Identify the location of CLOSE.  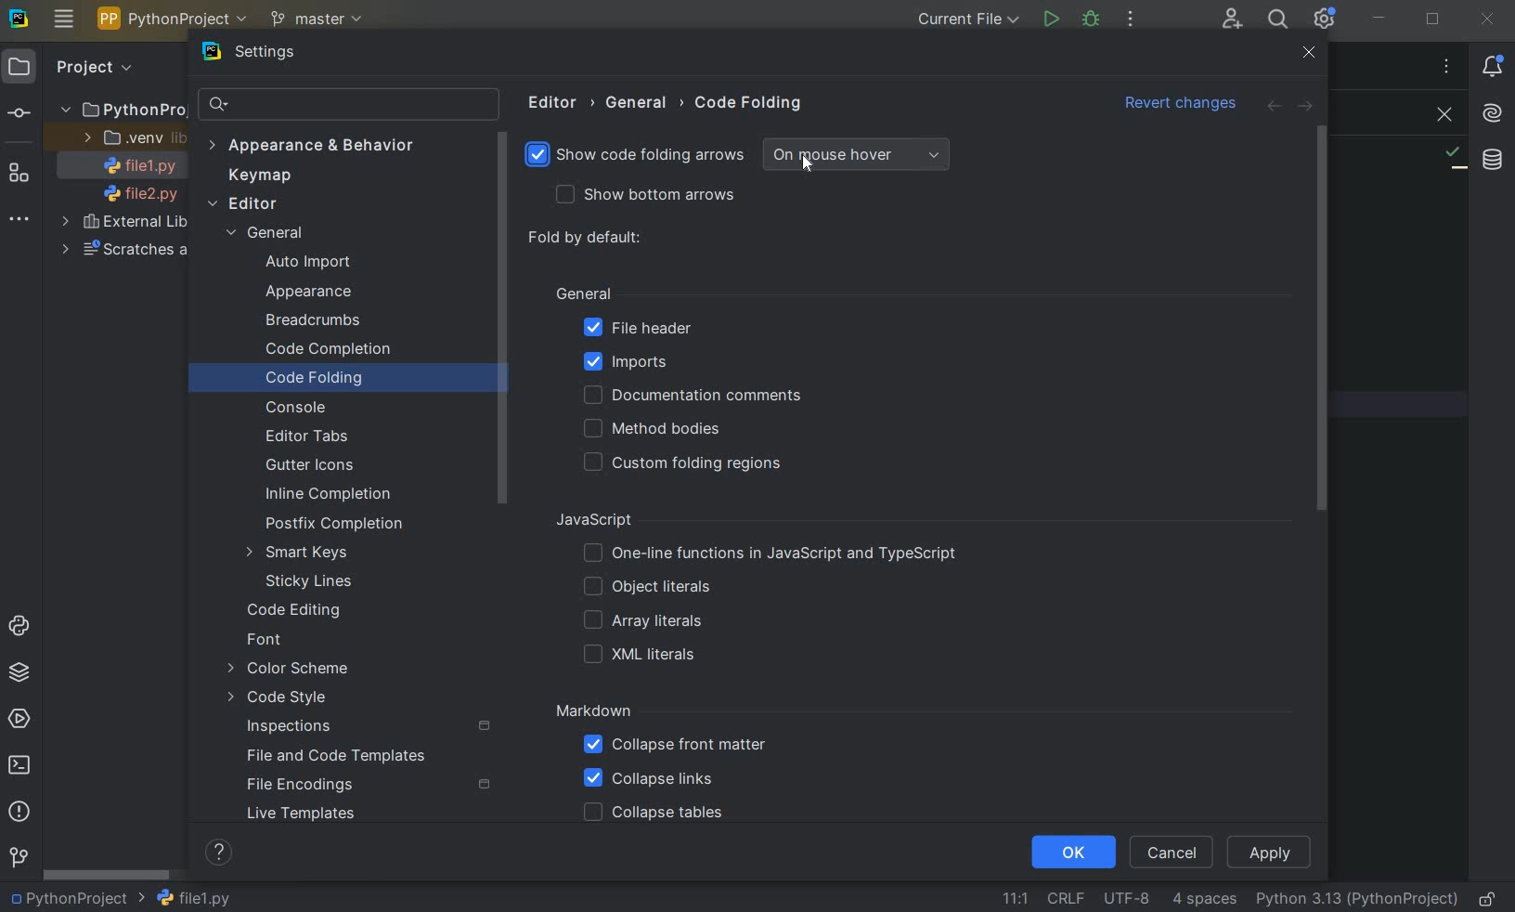
(1491, 18).